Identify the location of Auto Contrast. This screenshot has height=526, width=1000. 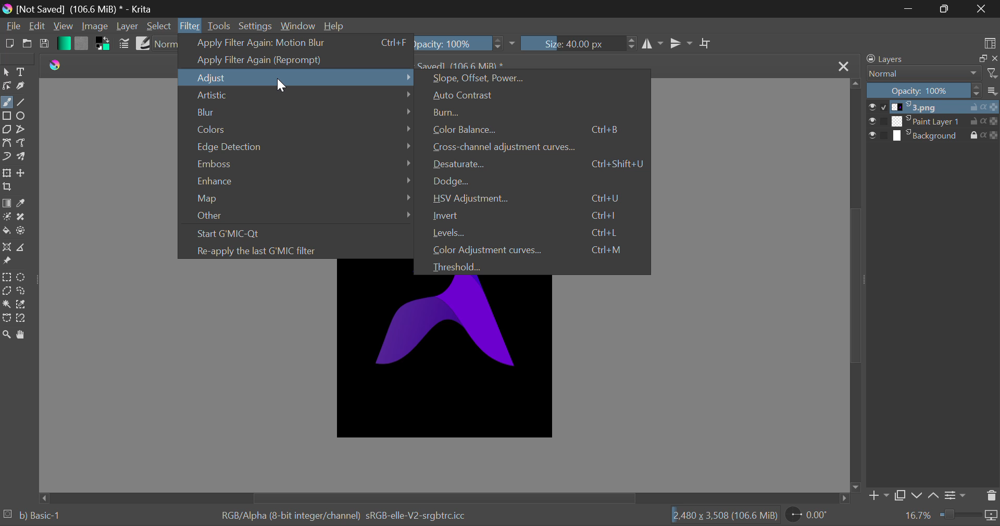
(535, 95).